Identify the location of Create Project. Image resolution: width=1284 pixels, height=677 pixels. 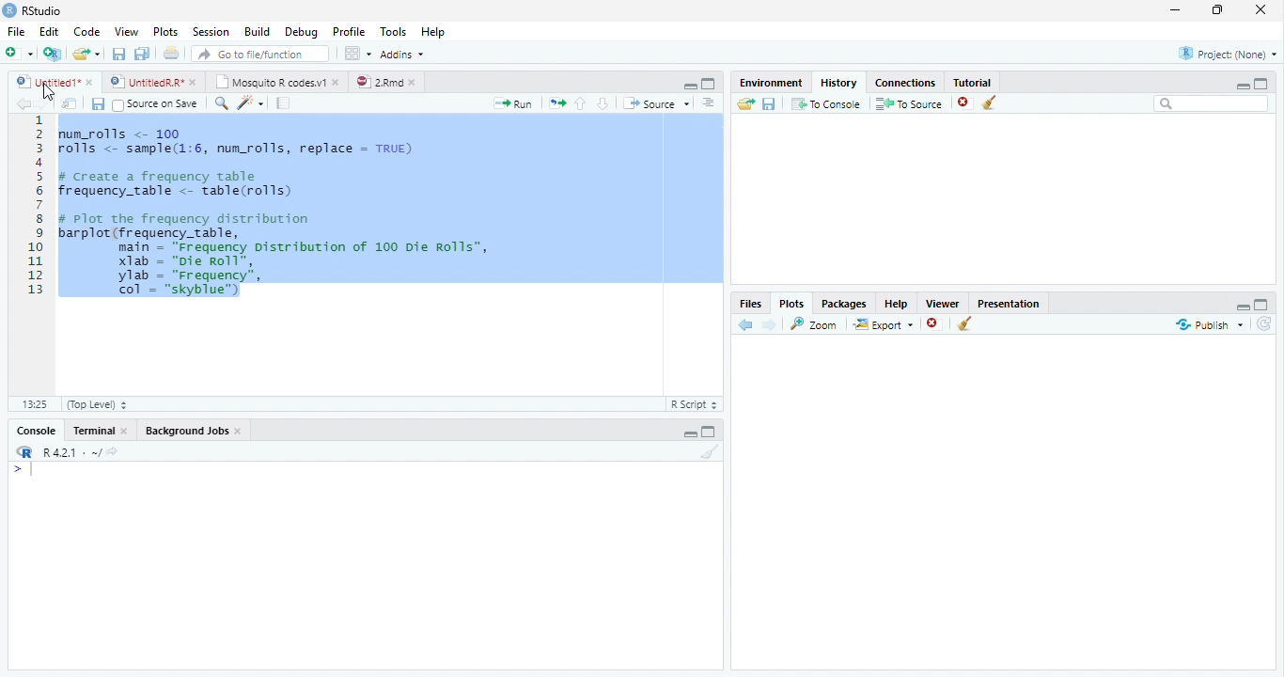
(53, 55).